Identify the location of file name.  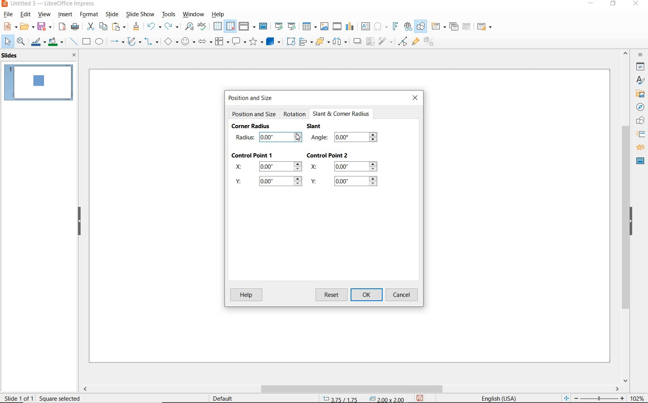
(49, 4).